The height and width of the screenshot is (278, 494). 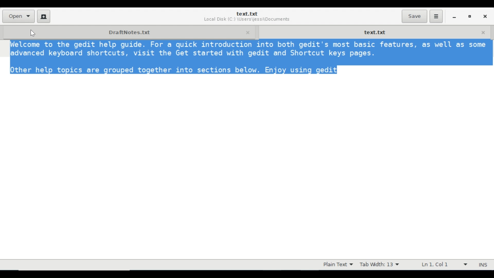 What do you see at coordinates (337, 265) in the screenshot?
I see `File type` at bounding box center [337, 265].